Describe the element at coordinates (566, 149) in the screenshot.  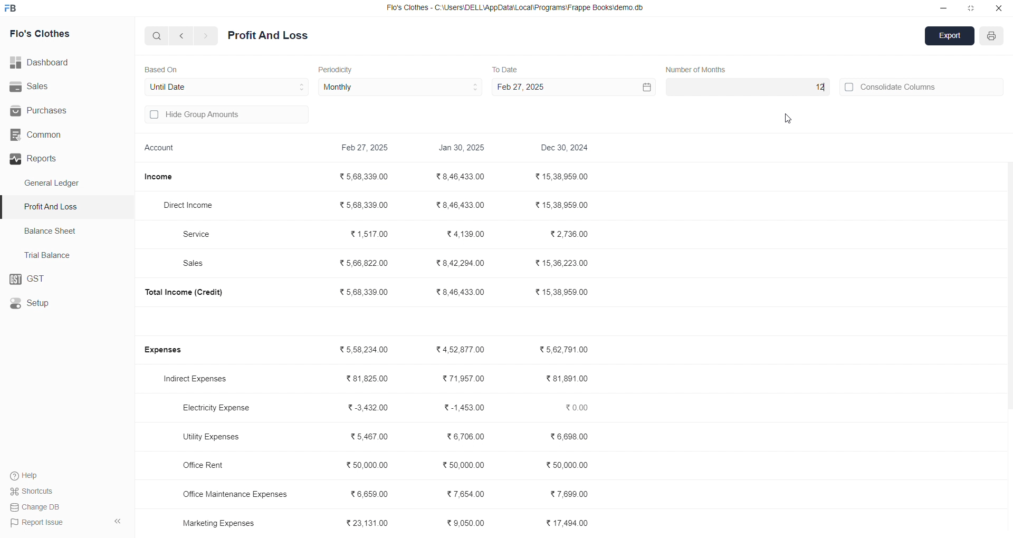
I see `Dec 30, 2024` at that location.